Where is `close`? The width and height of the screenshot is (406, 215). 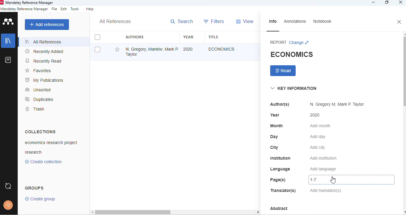
close is located at coordinates (401, 2).